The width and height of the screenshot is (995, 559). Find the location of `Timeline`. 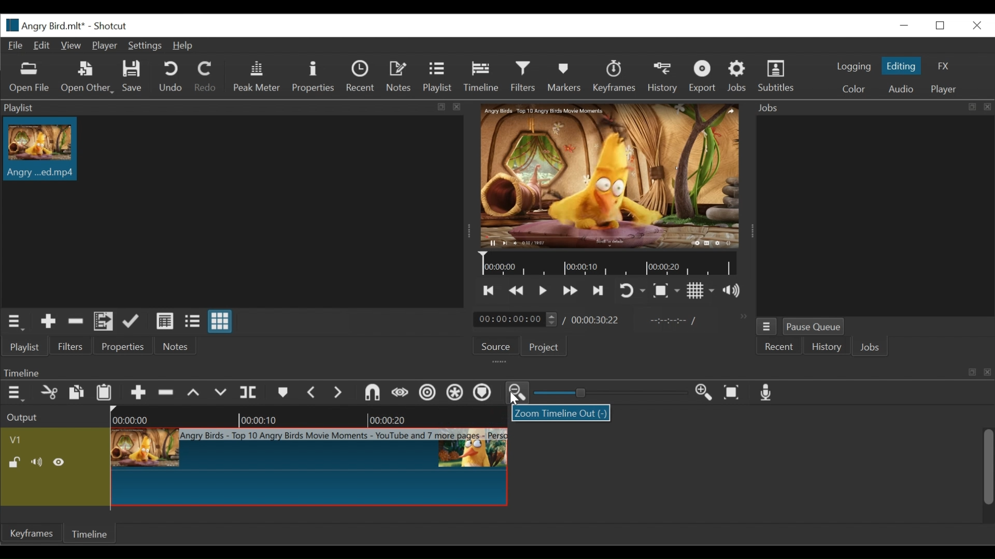

Timeline is located at coordinates (310, 416).